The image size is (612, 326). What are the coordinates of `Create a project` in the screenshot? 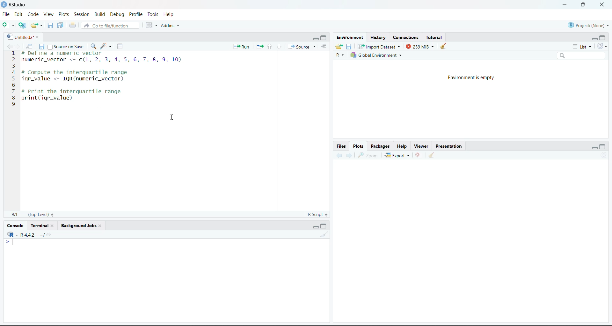 It's located at (23, 25).